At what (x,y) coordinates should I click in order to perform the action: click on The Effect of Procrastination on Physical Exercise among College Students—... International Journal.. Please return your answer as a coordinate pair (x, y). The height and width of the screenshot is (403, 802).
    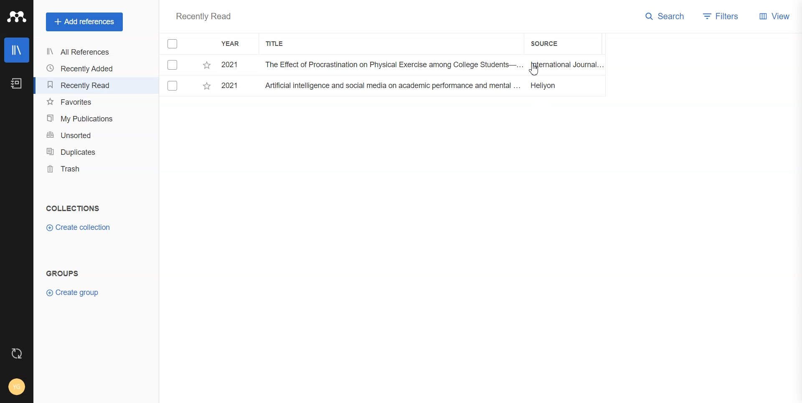
    Looking at the image, I should click on (430, 65).